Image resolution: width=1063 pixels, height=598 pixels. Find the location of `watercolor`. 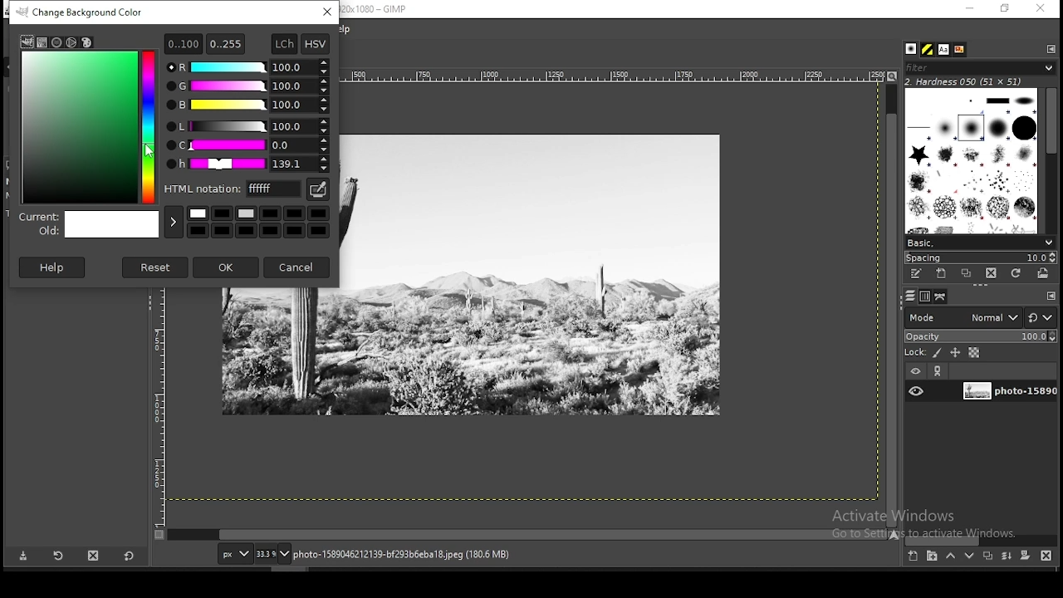

watercolor is located at coordinates (58, 42).